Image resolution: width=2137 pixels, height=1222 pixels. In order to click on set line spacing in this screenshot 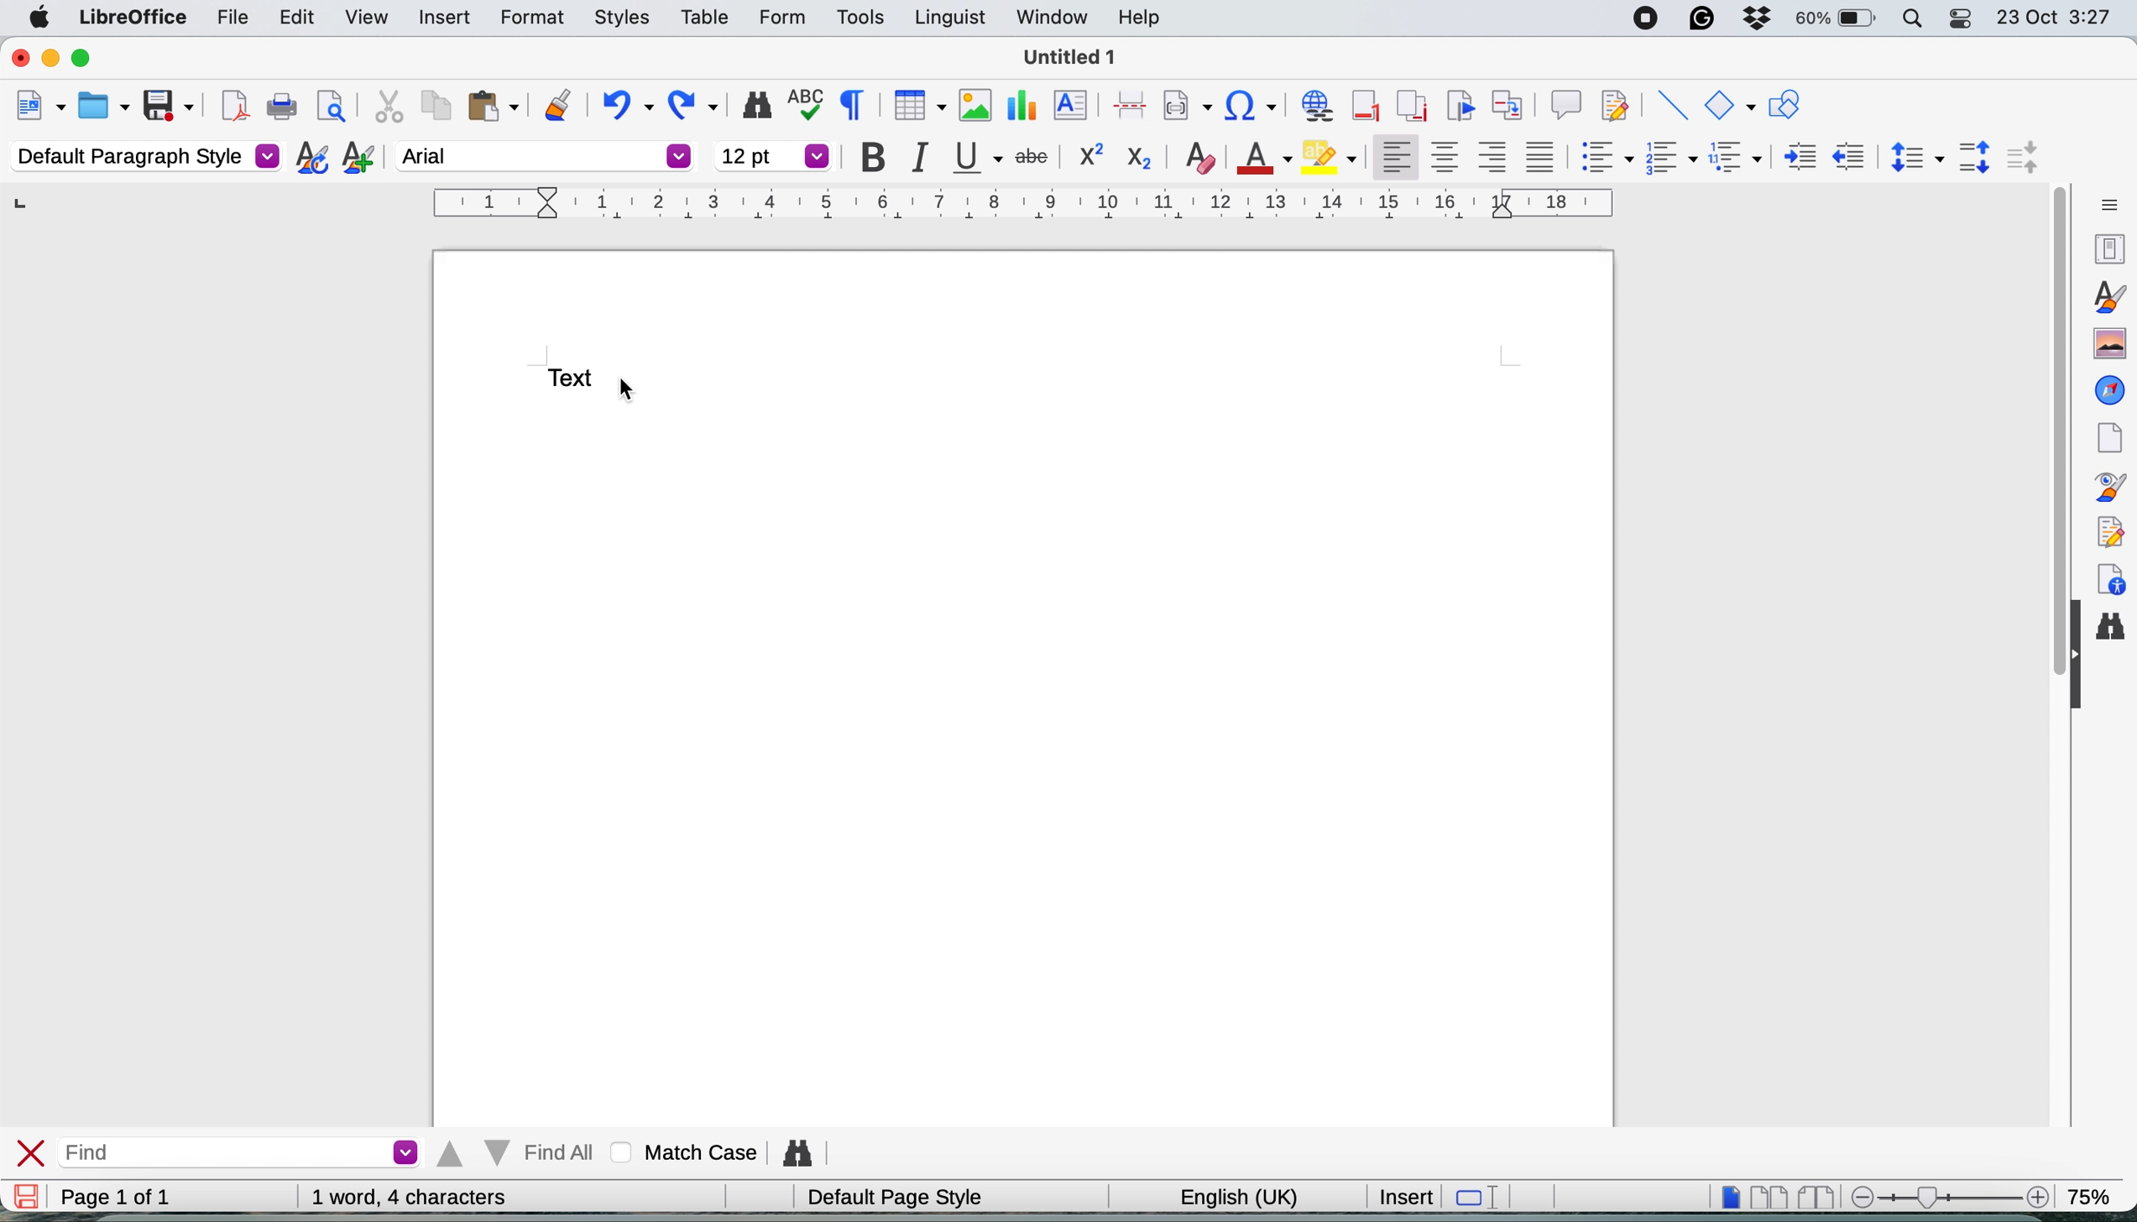, I will do `click(1914, 157)`.